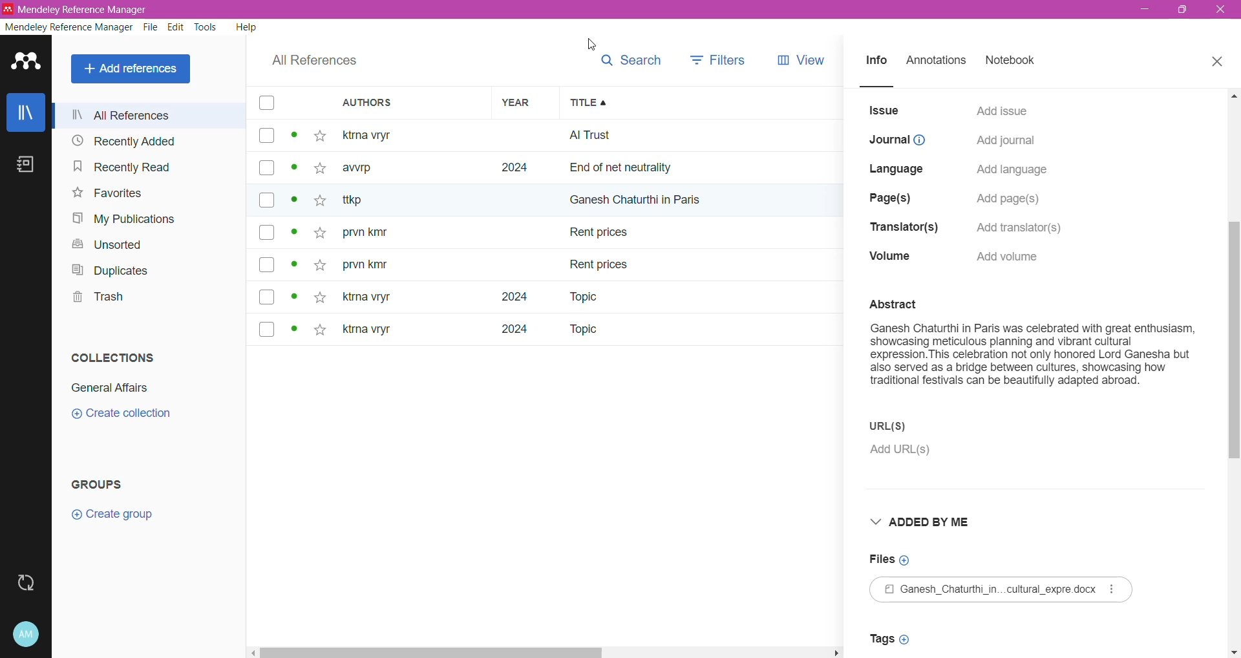 The height and width of the screenshot is (658, 1241). I want to click on File, so click(151, 28).